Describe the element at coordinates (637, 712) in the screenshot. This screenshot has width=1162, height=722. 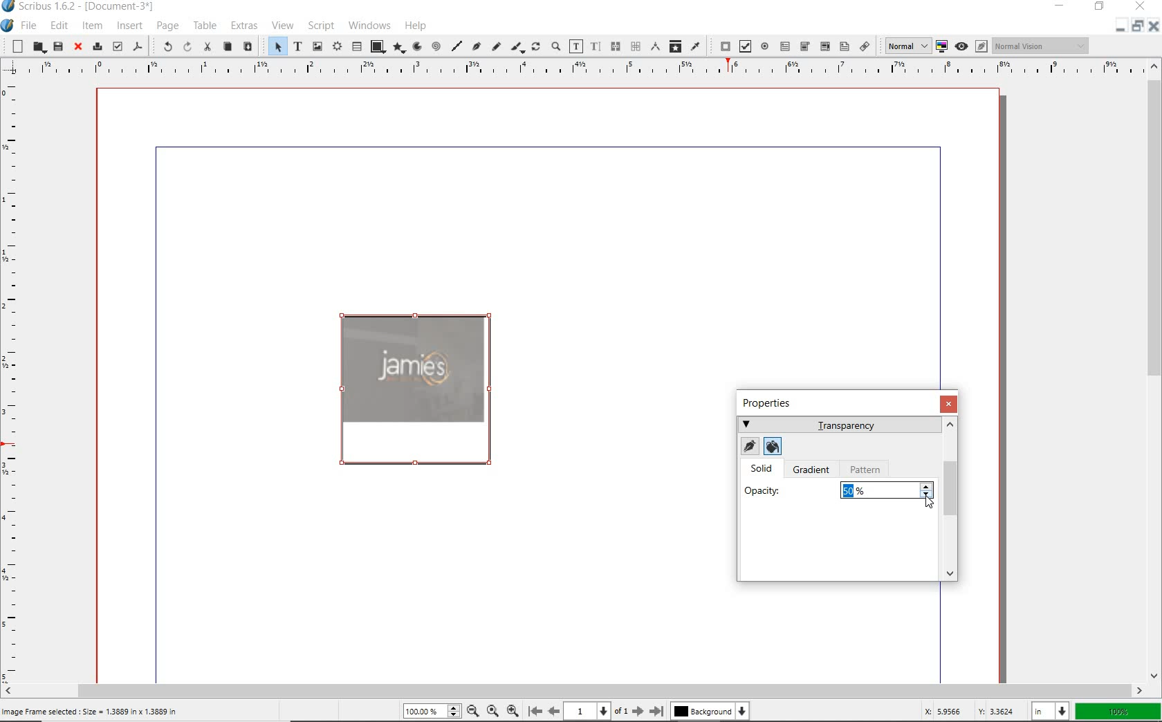
I see `next` at that location.